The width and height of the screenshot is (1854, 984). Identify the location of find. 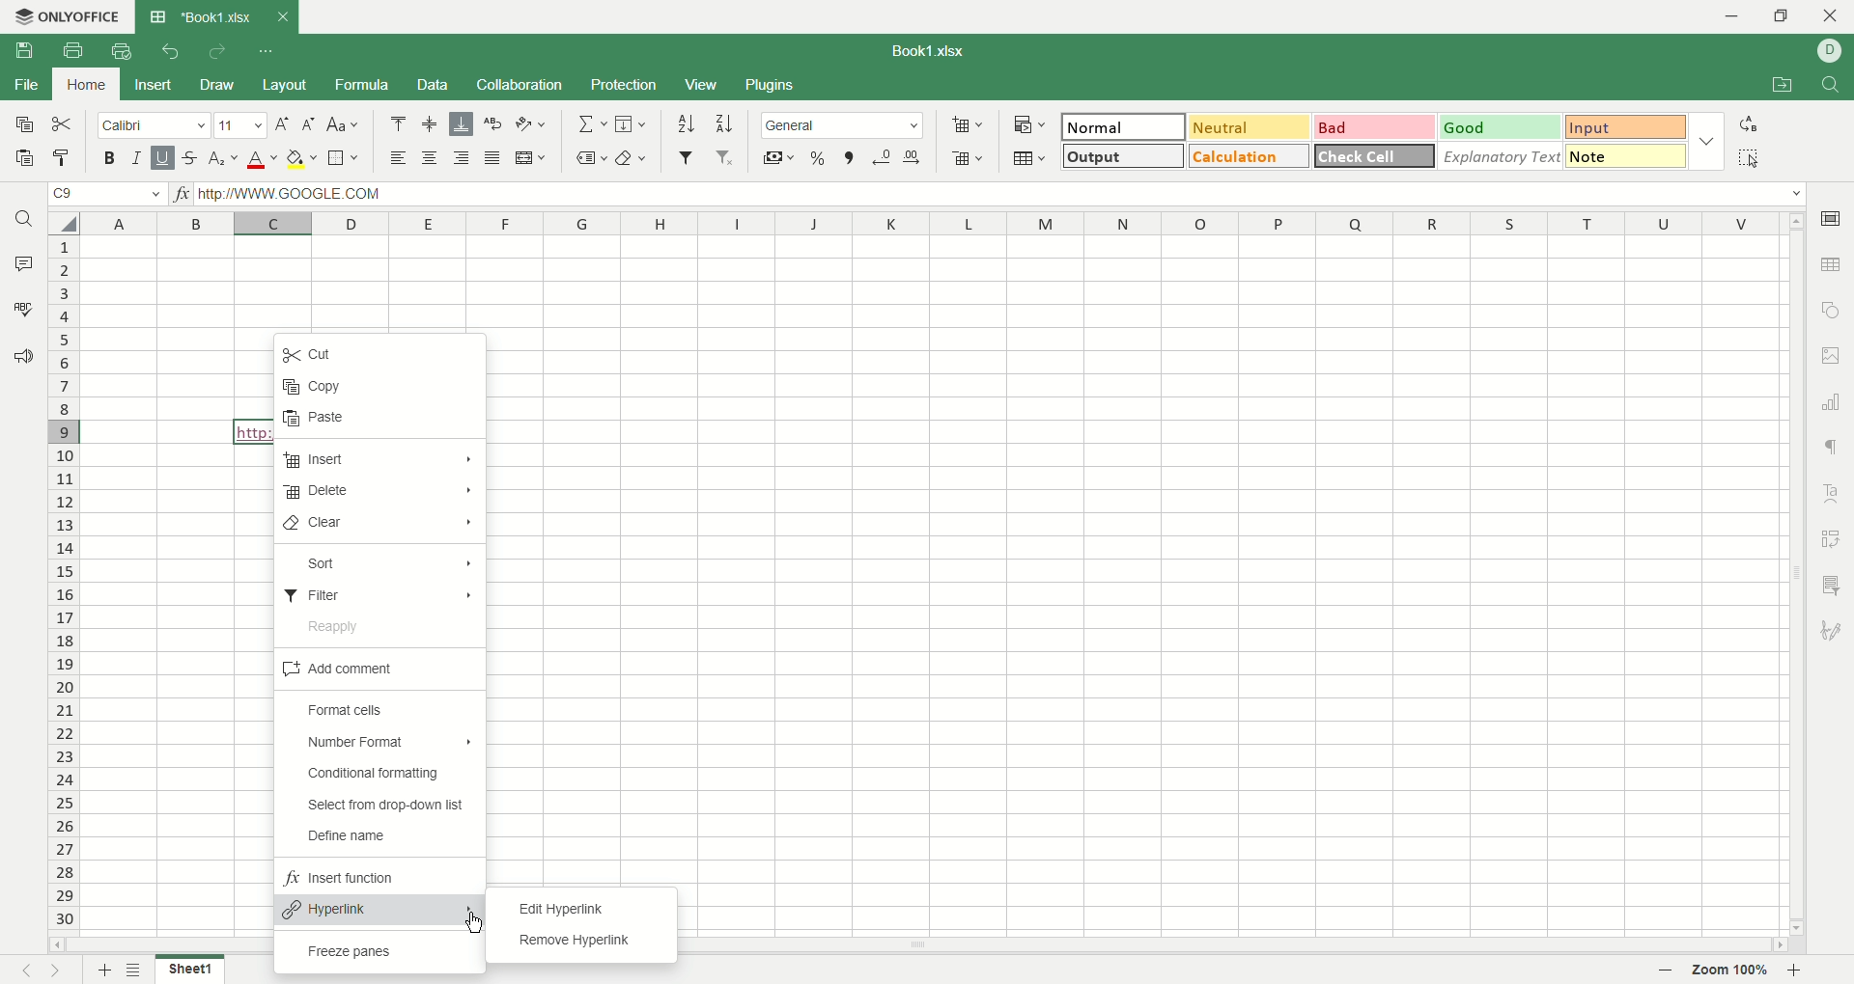
(1833, 84).